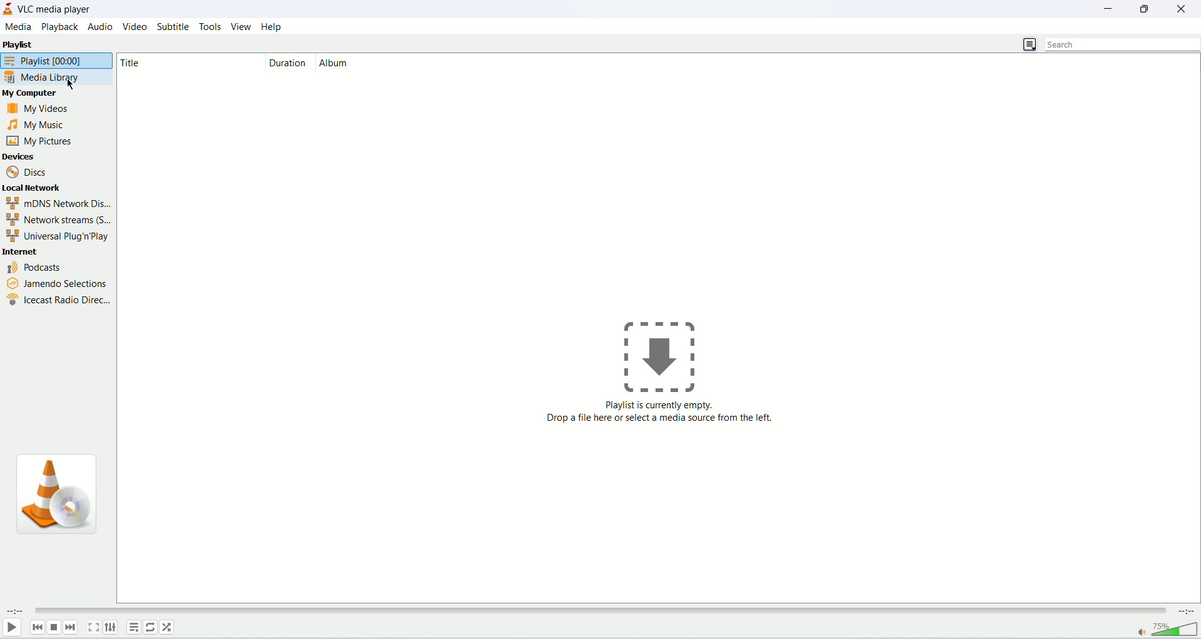 This screenshot has height=639, width=1201. What do you see at coordinates (21, 44) in the screenshot?
I see `playlist` at bounding box center [21, 44].